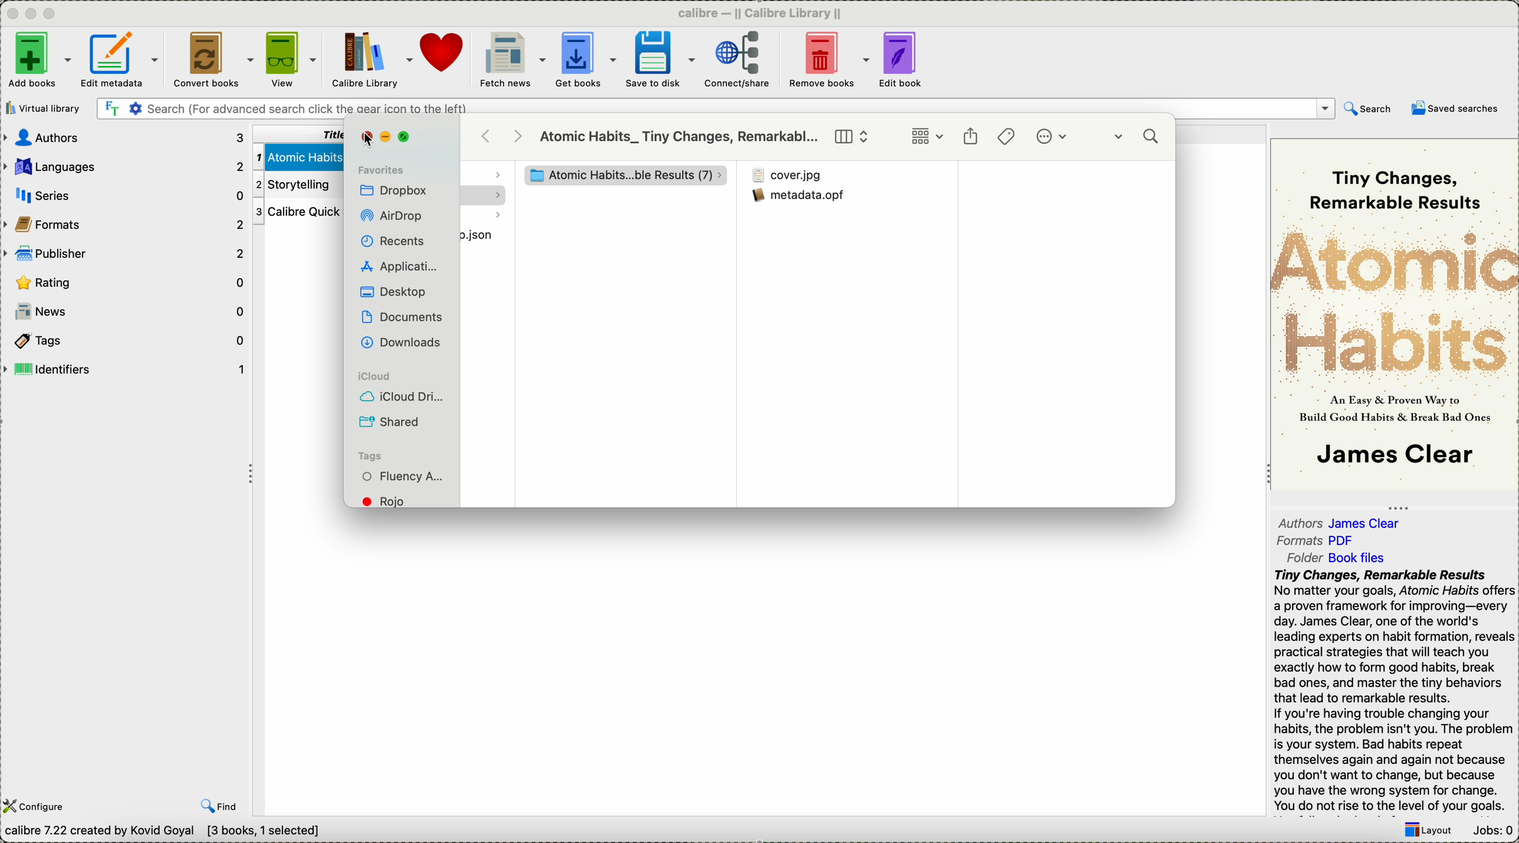 Image resolution: width=1519 pixels, height=843 pixels. What do you see at coordinates (126, 252) in the screenshot?
I see `publisher` at bounding box center [126, 252].